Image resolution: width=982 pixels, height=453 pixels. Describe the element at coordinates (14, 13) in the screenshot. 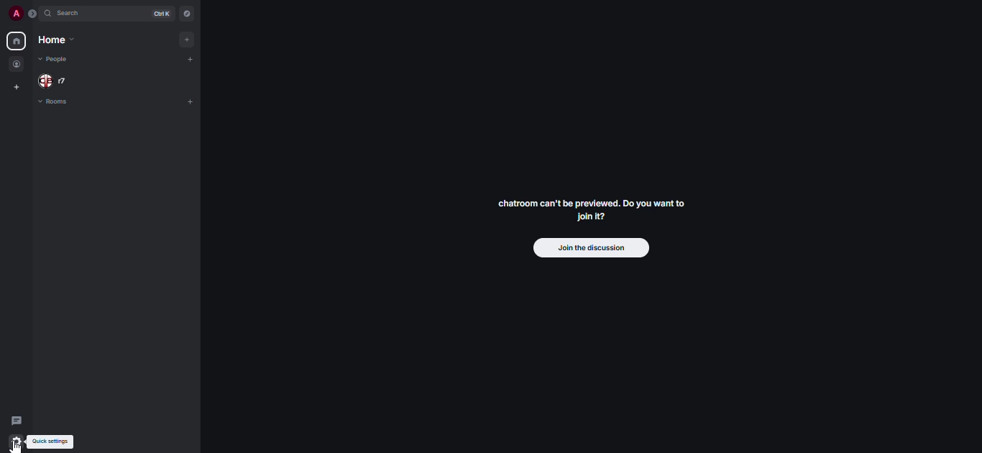

I see `profile` at that location.